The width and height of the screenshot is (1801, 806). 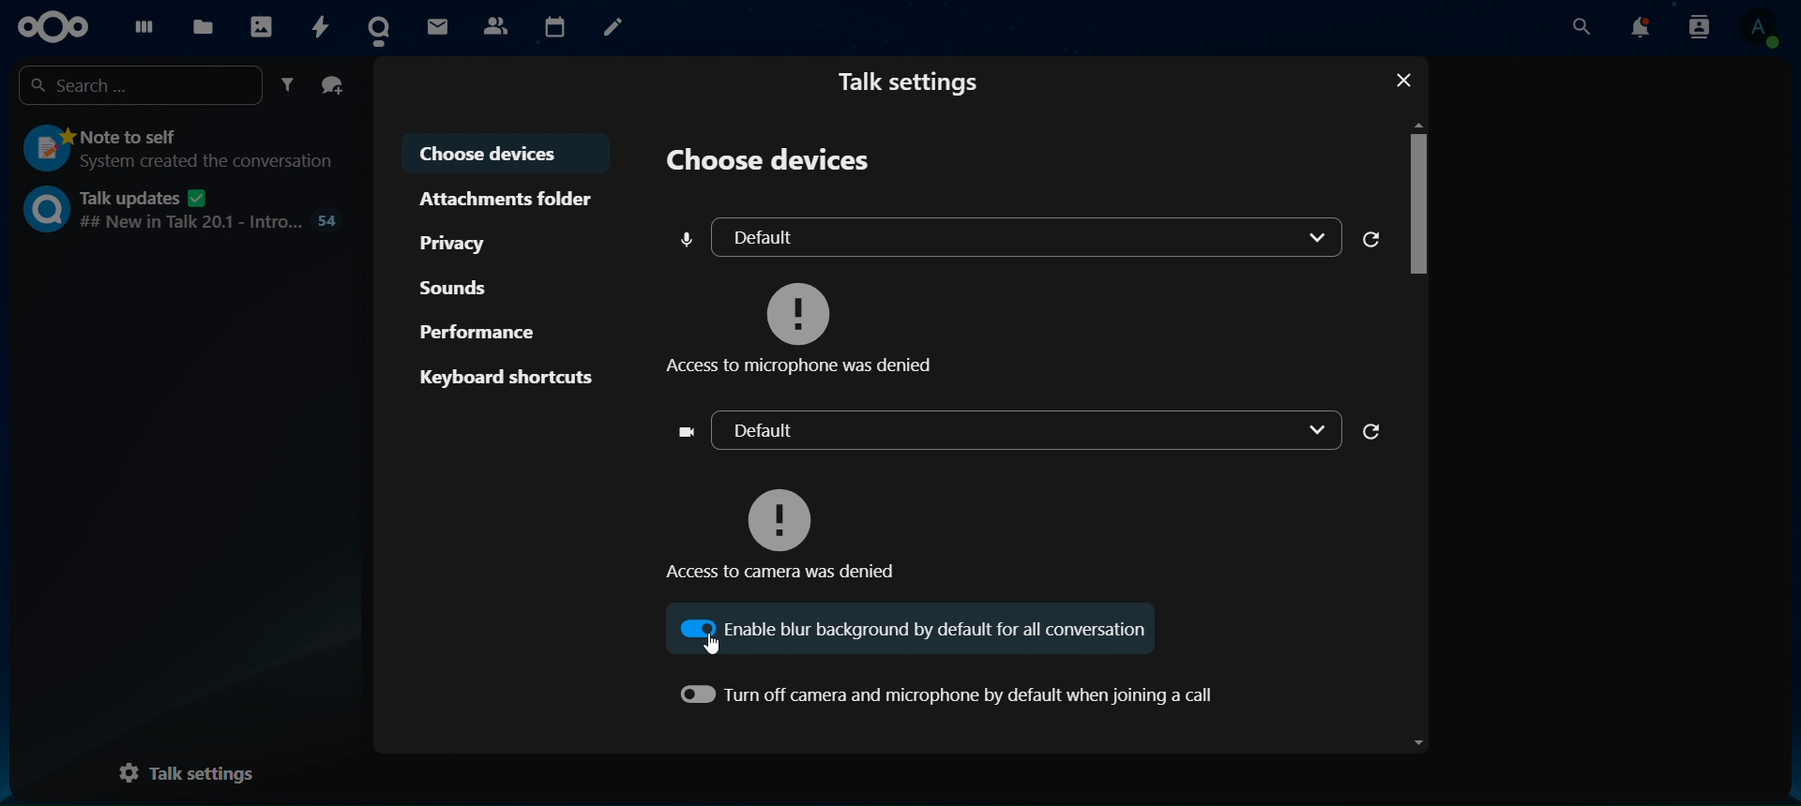 I want to click on Nextcloud logo, so click(x=49, y=25).